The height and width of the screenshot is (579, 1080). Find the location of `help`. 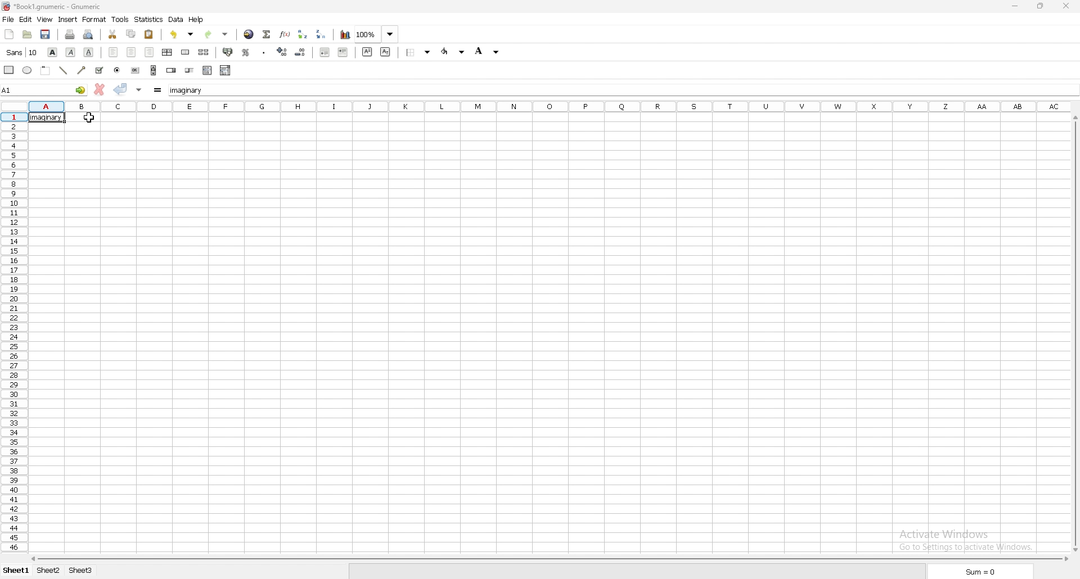

help is located at coordinates (196, 20).